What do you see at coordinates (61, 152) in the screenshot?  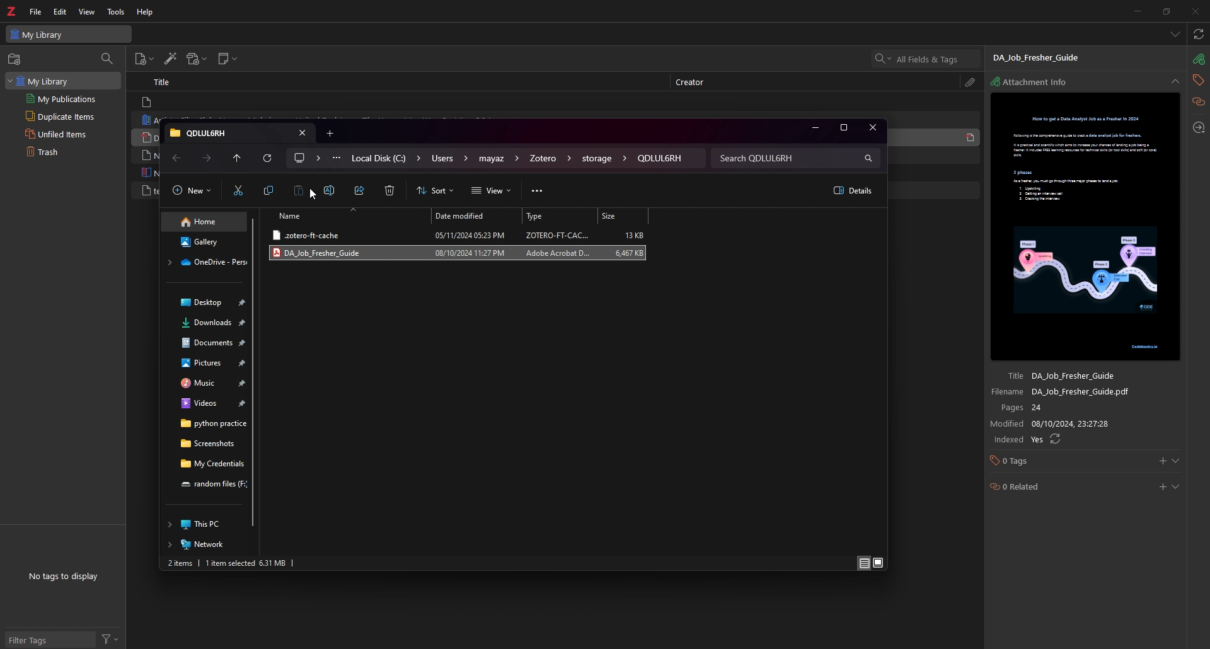 I see `trash` at bounding box center [61, 152].